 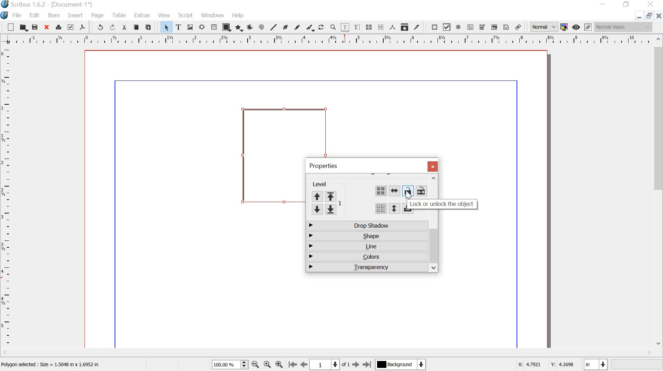 I want to click on go to next page, so click(x=356, y=364).